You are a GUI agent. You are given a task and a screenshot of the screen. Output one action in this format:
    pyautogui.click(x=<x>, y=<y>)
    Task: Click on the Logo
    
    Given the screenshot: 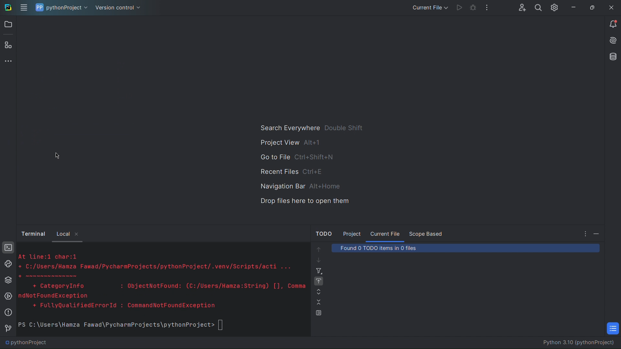 What is the action you would take?
    pyautogui.click(x=9, y=7)
    